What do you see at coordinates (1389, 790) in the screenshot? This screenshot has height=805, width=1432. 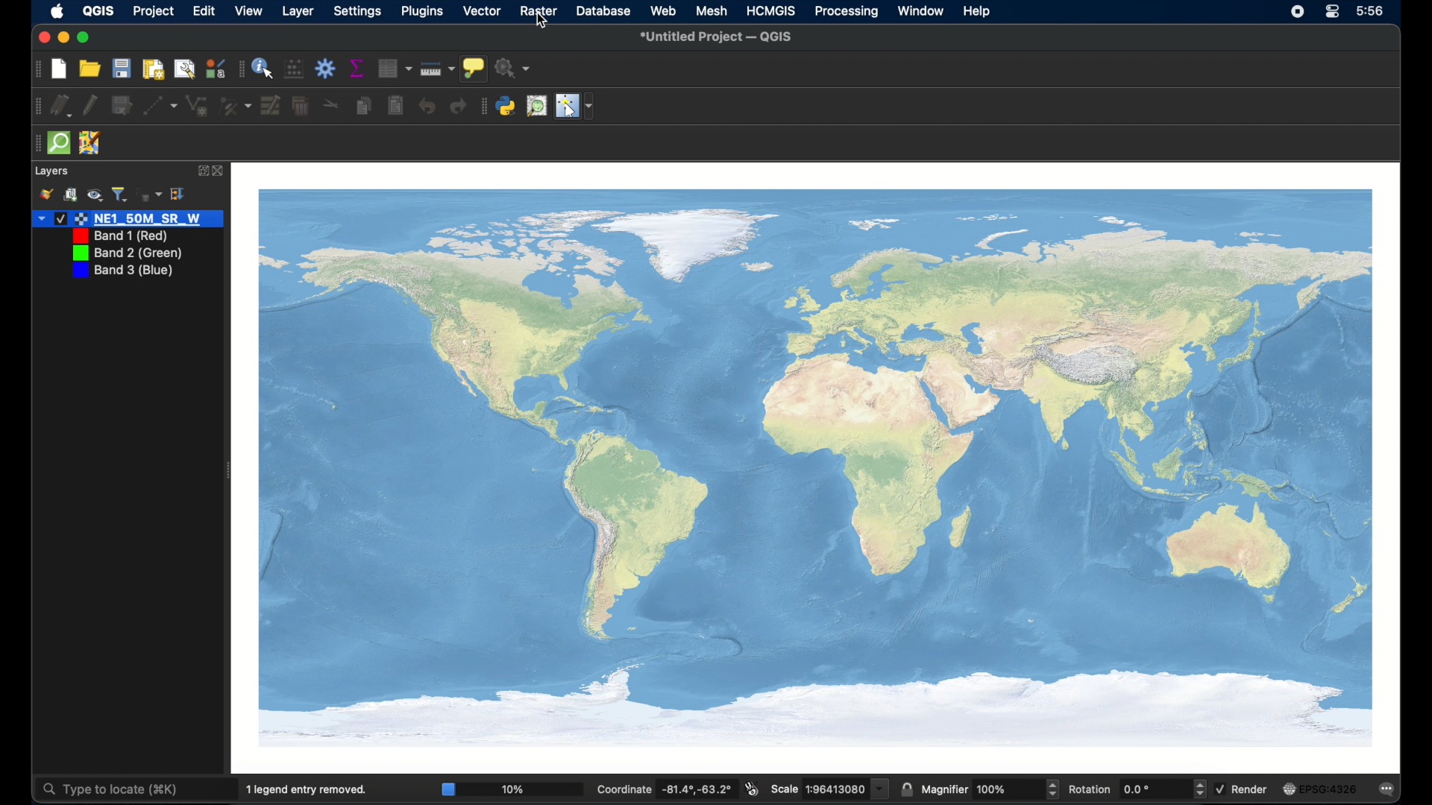 I see `messages` at bounding box center [1389, 790].